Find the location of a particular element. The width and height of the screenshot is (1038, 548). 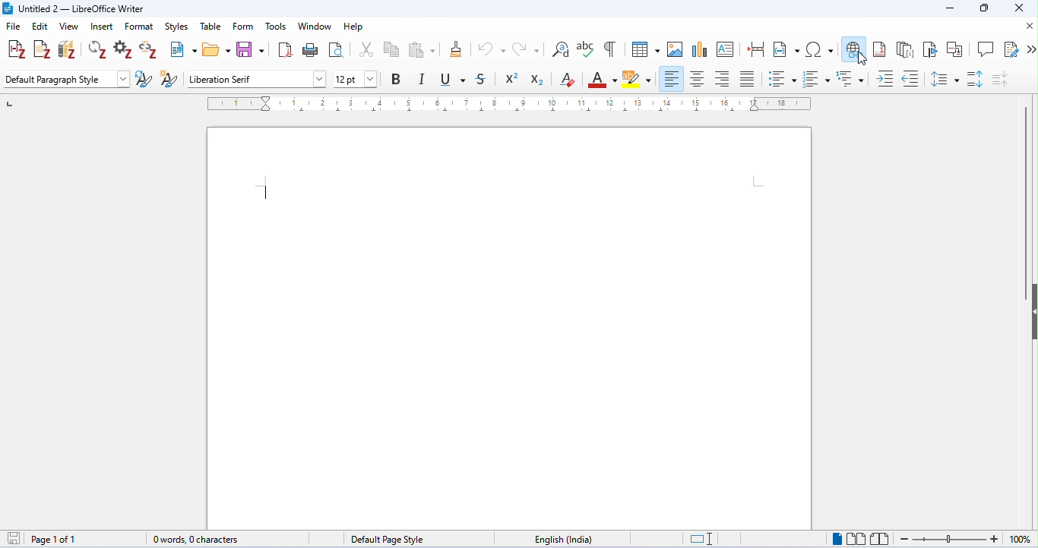

vertical scroll bar is located at coordinates (1024, 203).